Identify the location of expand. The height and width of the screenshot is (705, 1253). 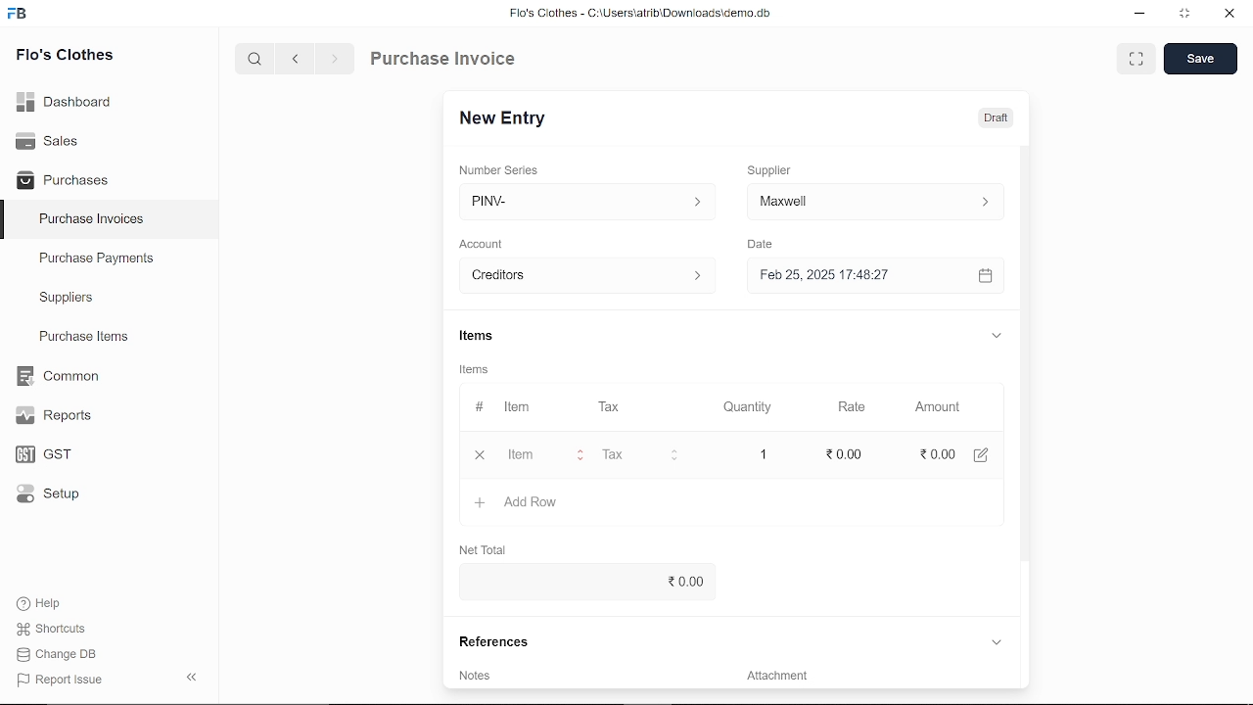
(996, 641).